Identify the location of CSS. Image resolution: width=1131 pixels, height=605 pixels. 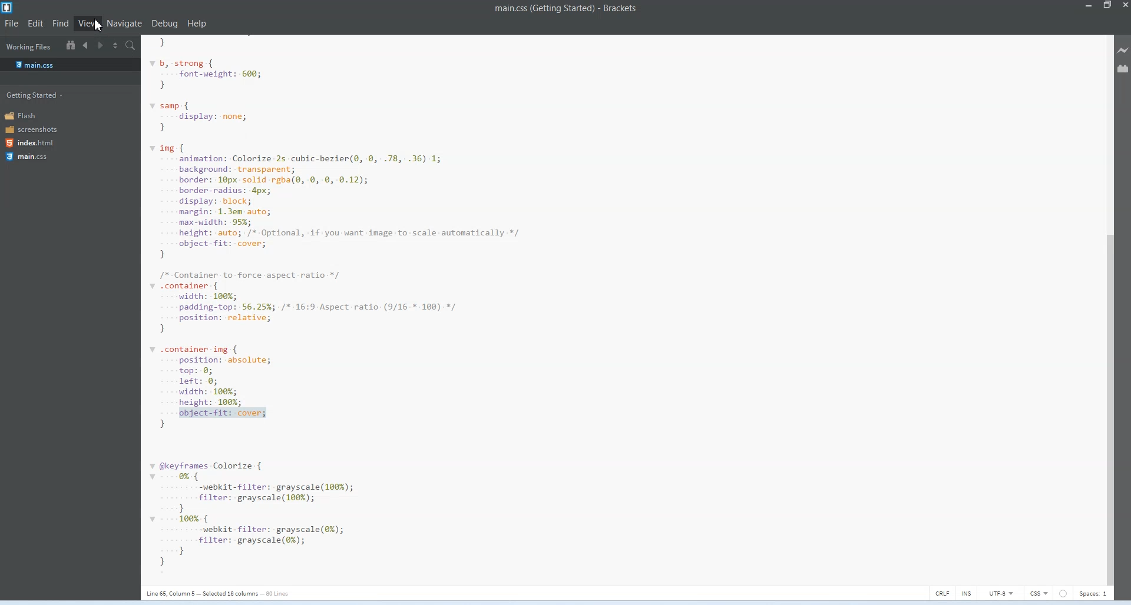
(1040, 593).